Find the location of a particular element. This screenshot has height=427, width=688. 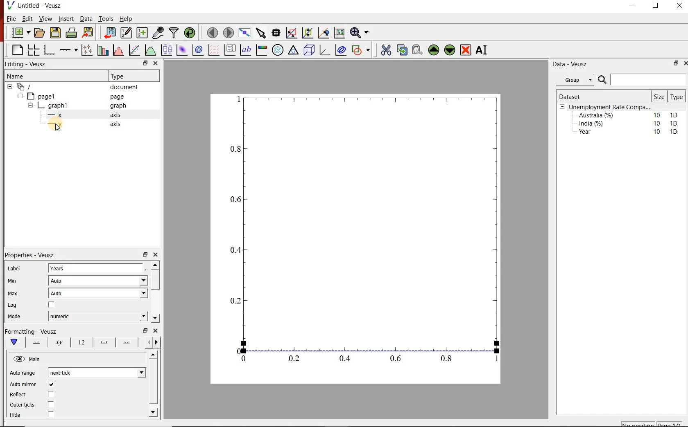

collapse is located at coordinates (30, 106).